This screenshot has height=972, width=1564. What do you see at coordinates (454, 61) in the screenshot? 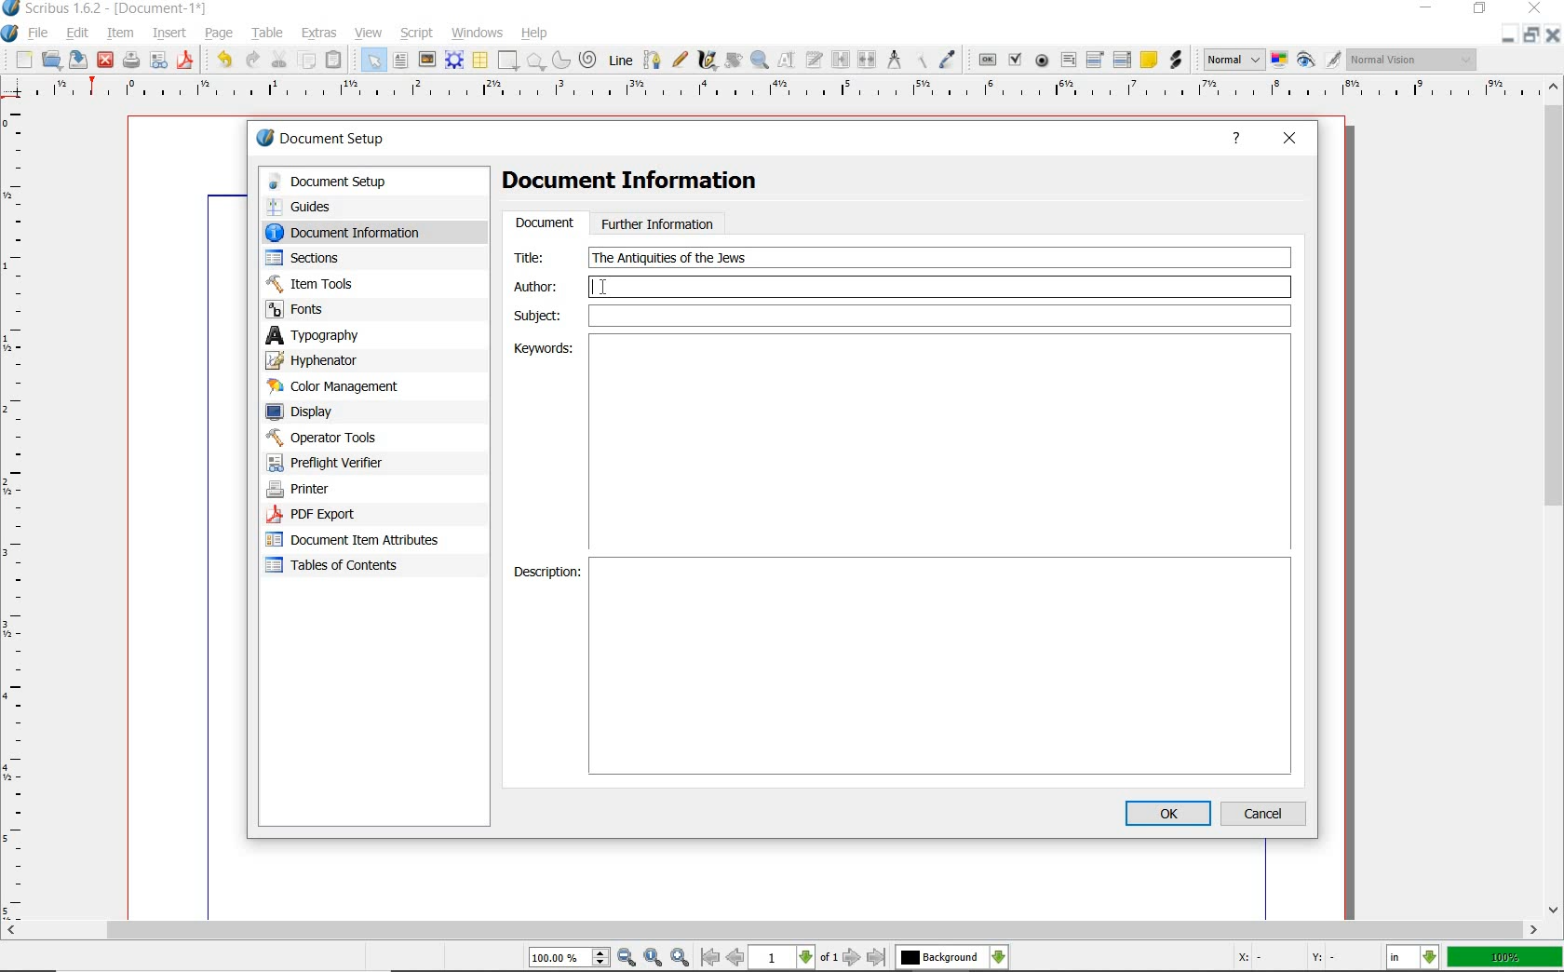
I see `render frame` at bounding box center [454, 61].